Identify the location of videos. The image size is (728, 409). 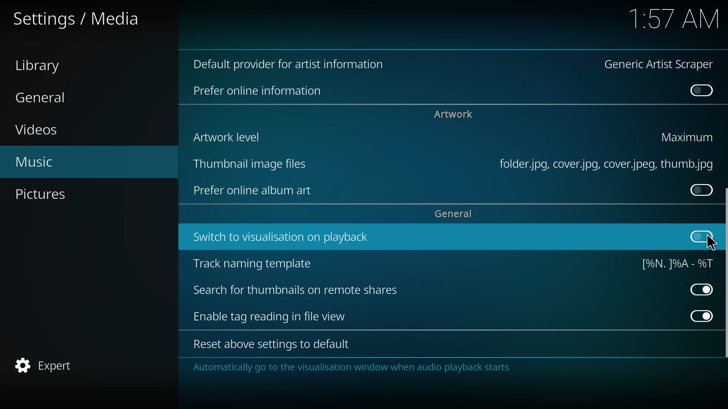
(39, 130).